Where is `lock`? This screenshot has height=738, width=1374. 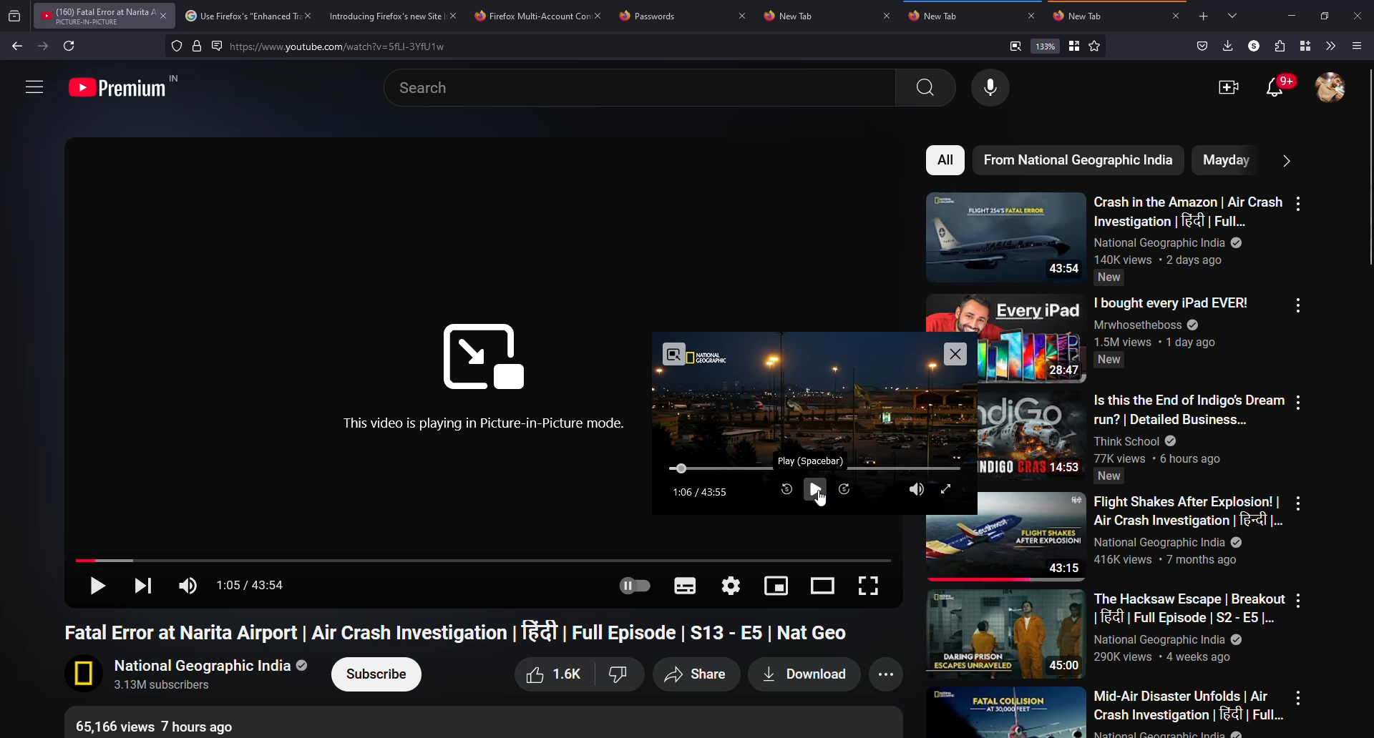 lock is located at coordinates (198, 46).